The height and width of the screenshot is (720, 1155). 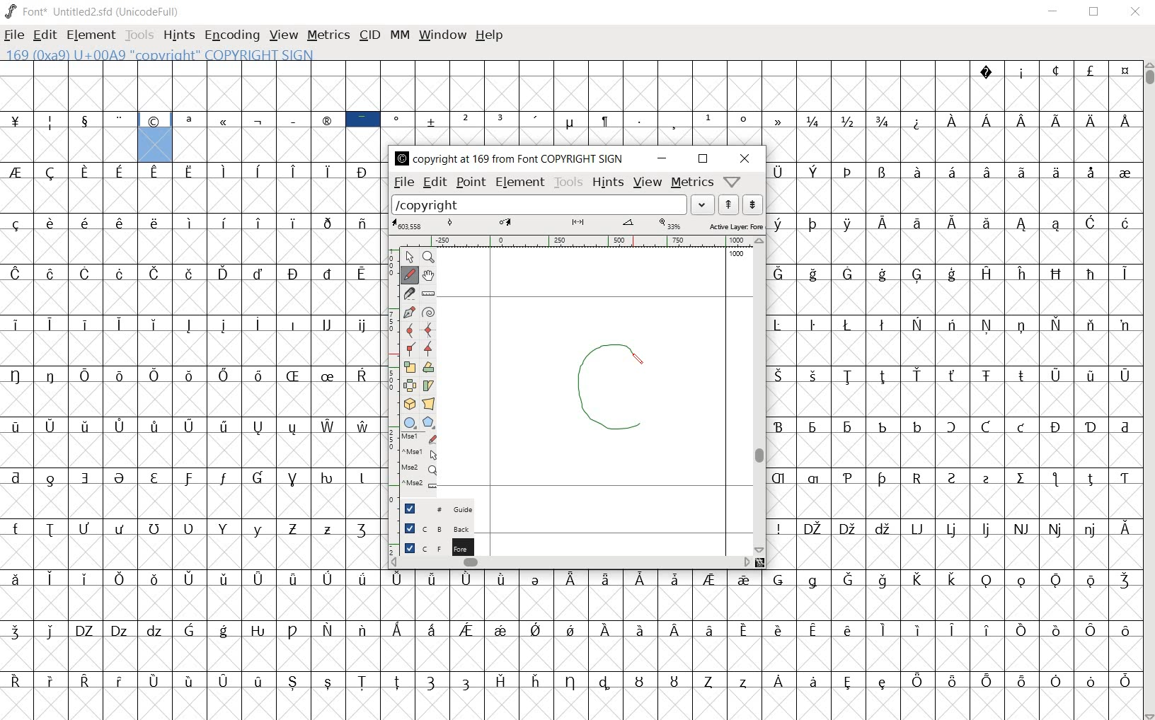 I want to click on edit, so click(x=43, y=33).